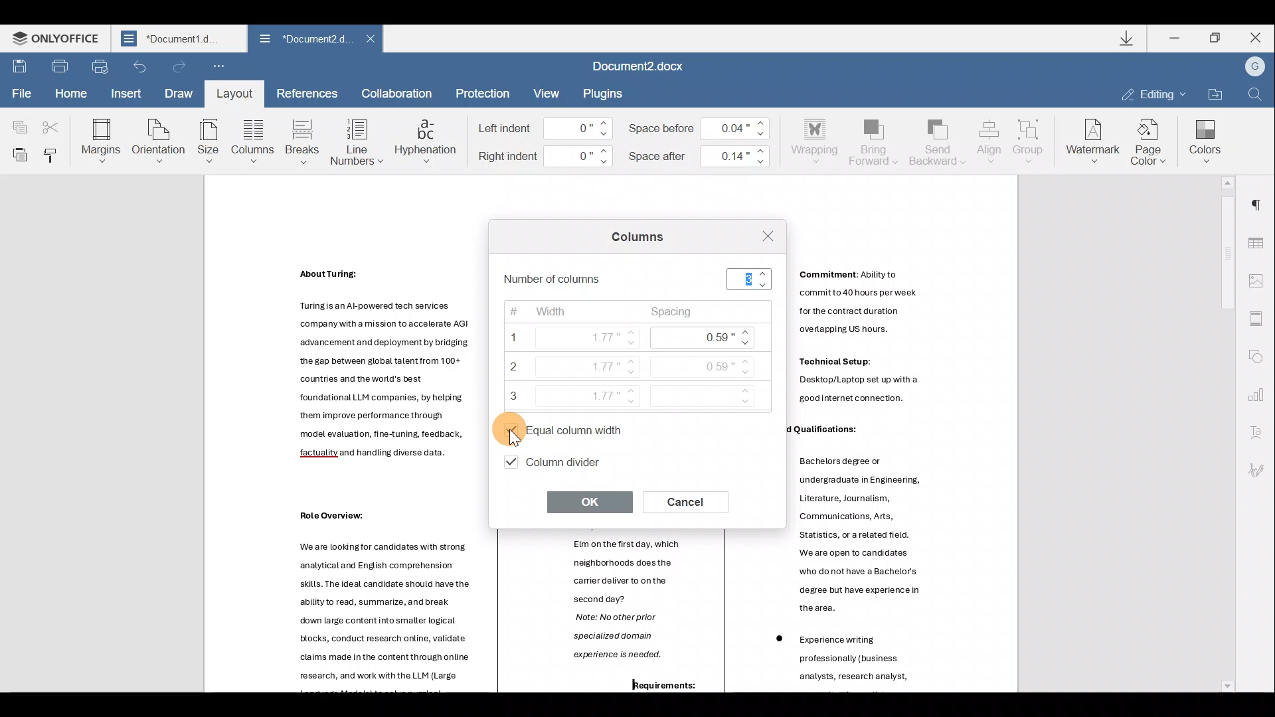 The image size is (1275, 717). Describe the element at coordinates (713, 355) in the screenshot. I see `Spacing` at that location.